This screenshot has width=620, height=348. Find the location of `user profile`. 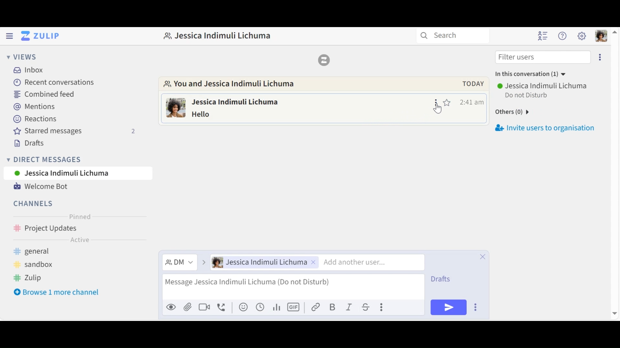

user profile is located at coordinates (176, 109).